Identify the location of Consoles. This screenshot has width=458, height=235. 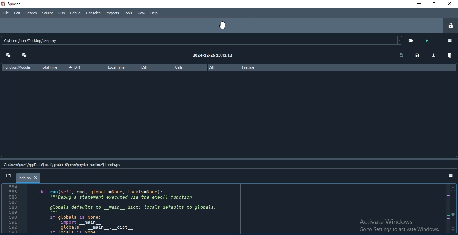
(93, 13).